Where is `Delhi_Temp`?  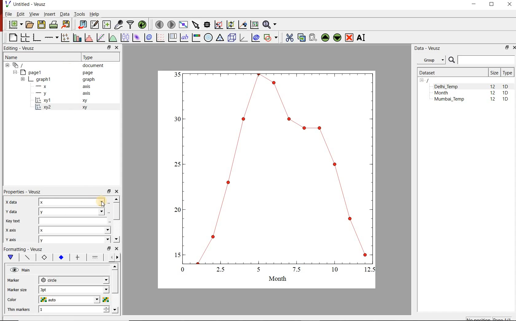
Delhi_Temp is located at coordinates (75, 211).